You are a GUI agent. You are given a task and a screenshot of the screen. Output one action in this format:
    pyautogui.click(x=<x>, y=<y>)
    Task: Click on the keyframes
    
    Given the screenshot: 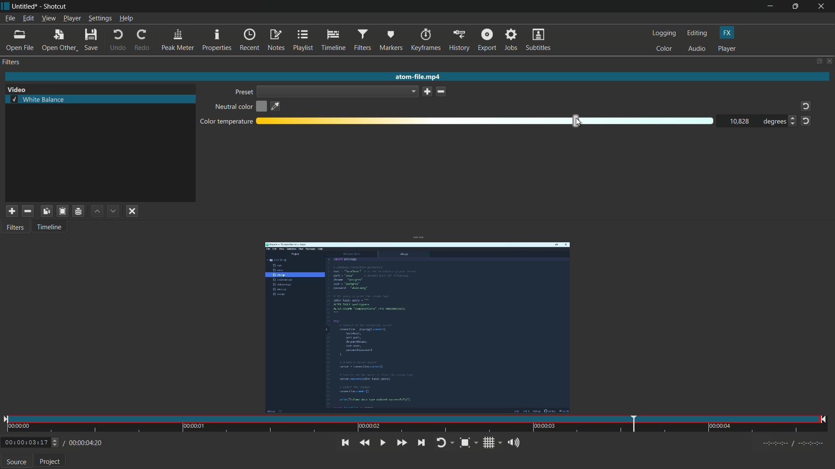 What is the action you would take?
    pyautogui.click(x=426, y=40)
    